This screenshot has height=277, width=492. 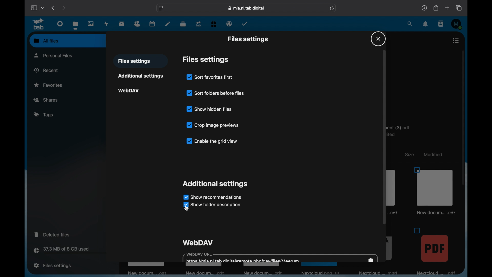 I want to click on tab, so click(x=38, y=24).